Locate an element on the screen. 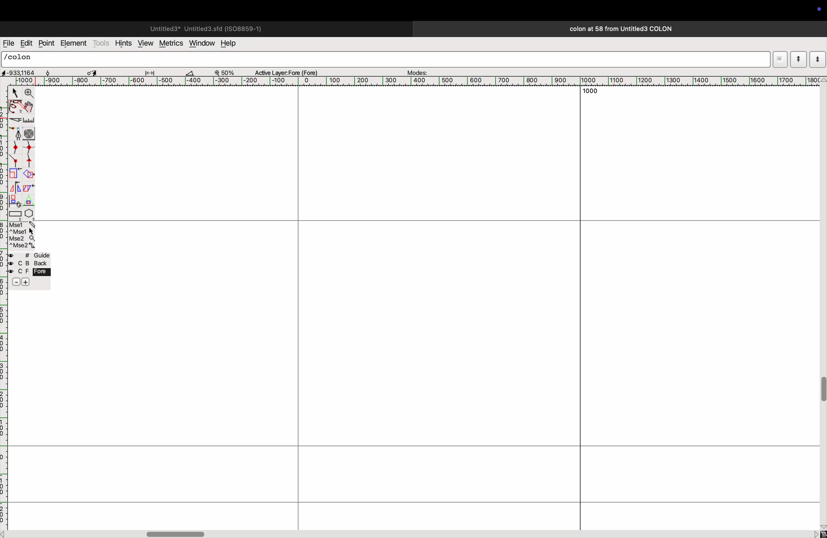 The image size is (827, 538). active layer is located at coordinates (289, 71).